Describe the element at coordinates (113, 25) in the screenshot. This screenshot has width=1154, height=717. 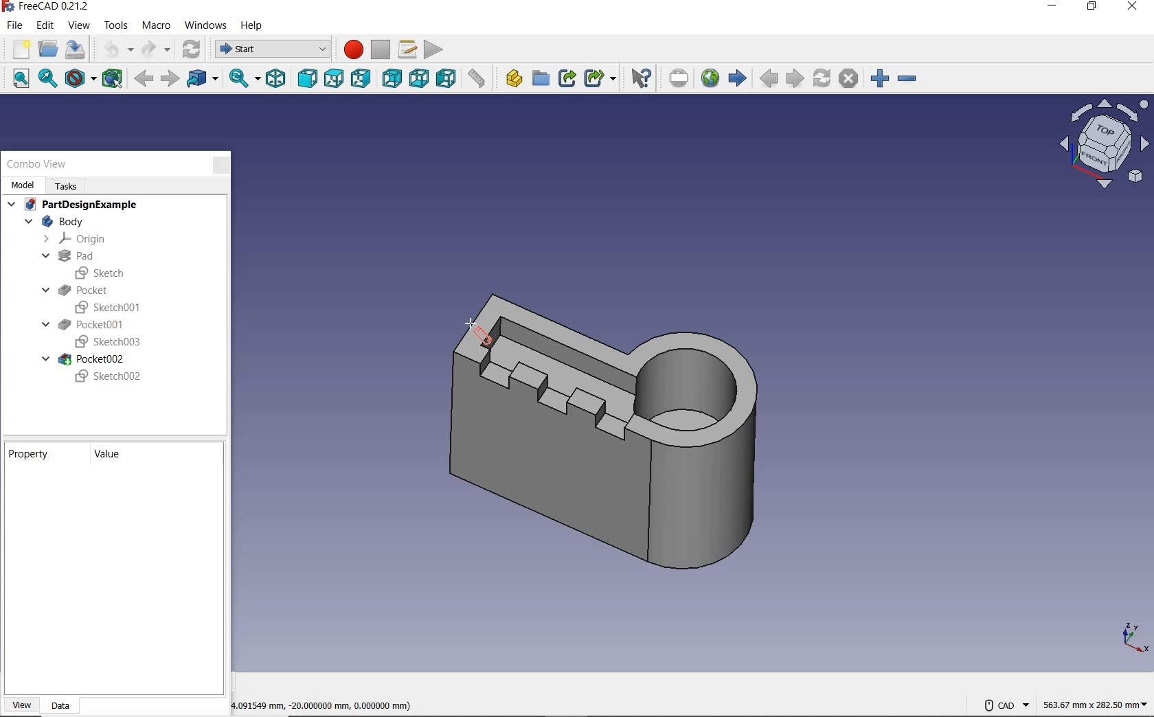
I see `tools` at that location.